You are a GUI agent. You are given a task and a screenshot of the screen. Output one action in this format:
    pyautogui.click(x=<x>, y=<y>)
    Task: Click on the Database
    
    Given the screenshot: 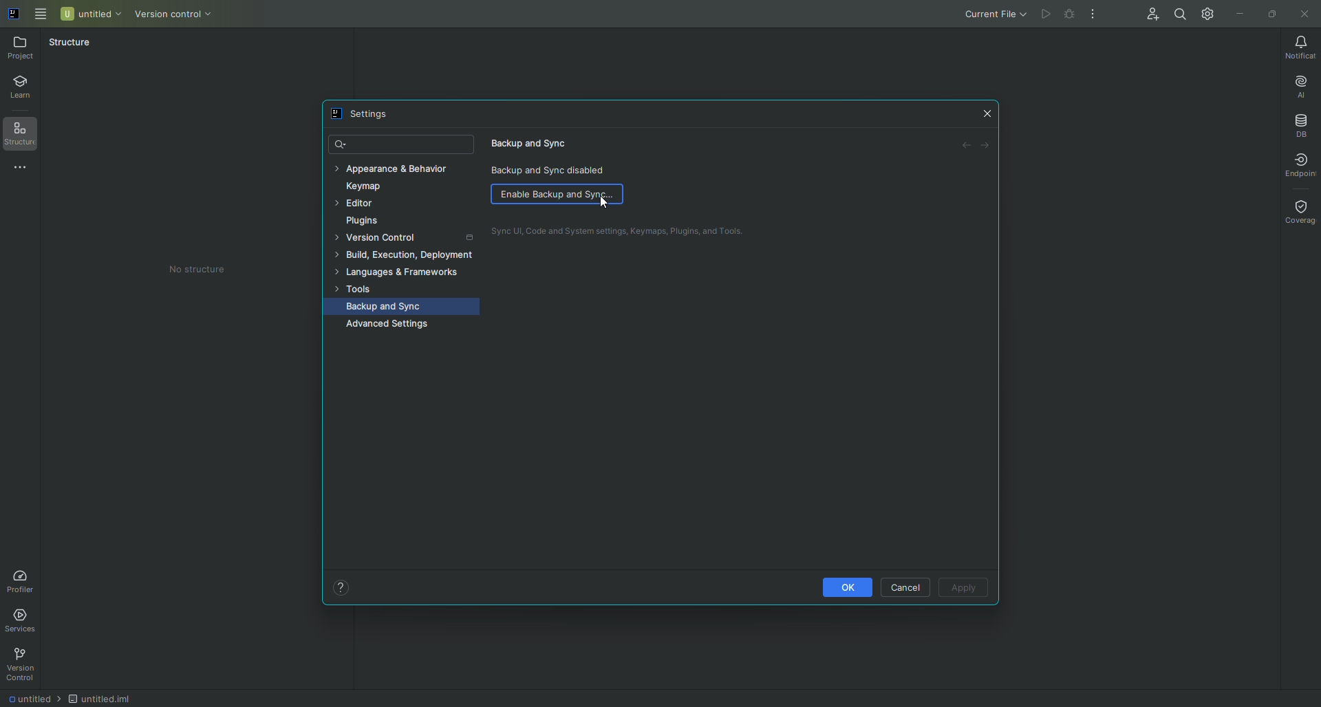 What is the action you would take?
    pyautogui.click(x=1300, y=124)
    